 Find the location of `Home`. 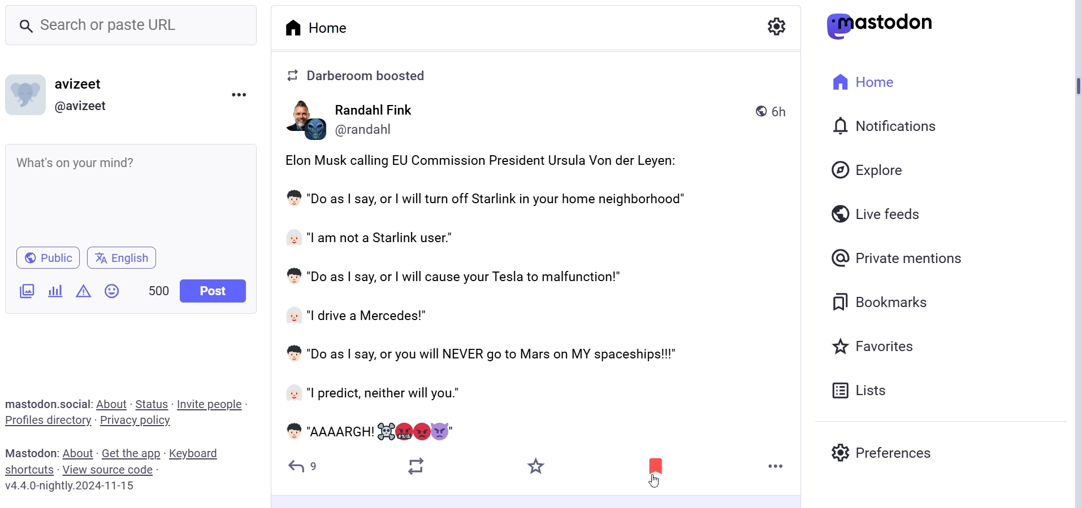

Home is located at coordinates (322, 26).